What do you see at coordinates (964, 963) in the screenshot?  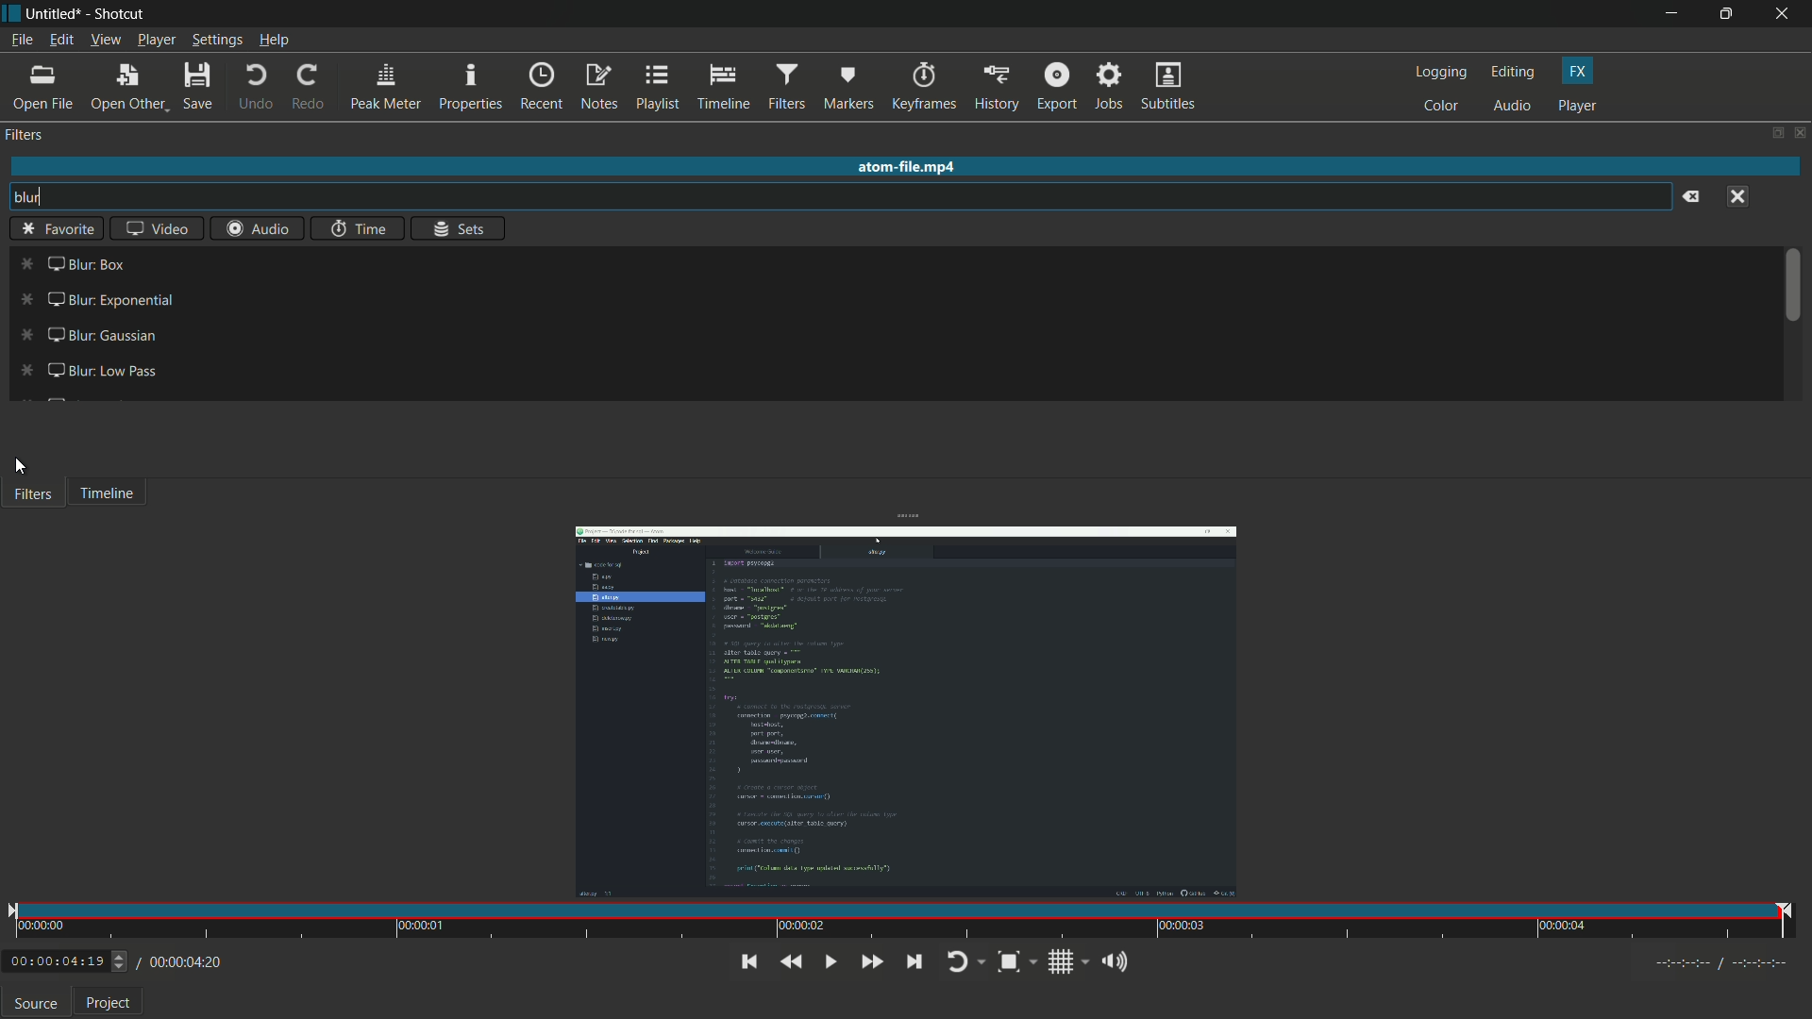 I see `toggle player looping` at bounding box center [964, 963].